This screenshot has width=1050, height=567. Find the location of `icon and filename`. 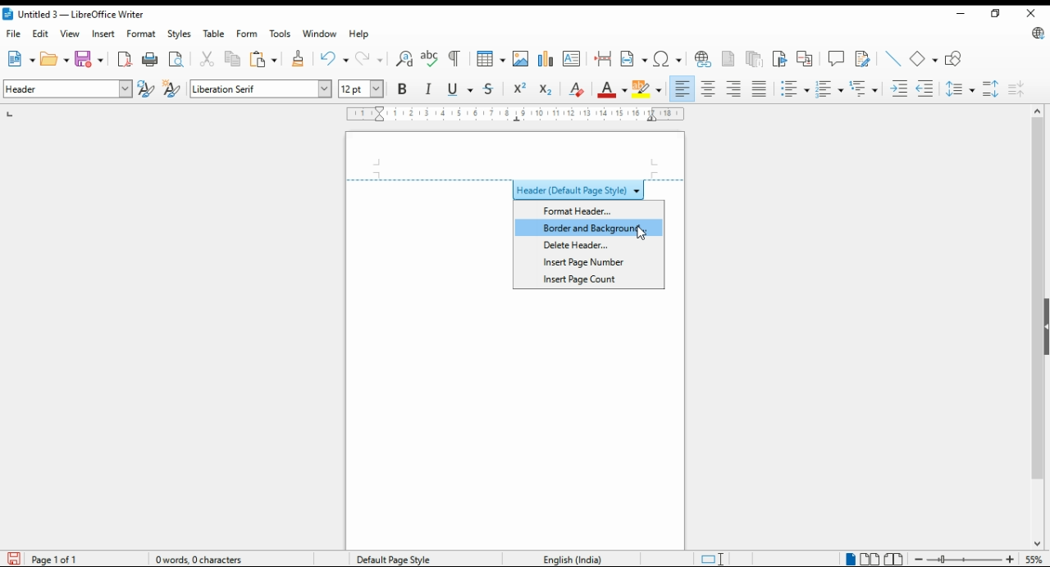

icon and filename is located at coordinates (75, 16).